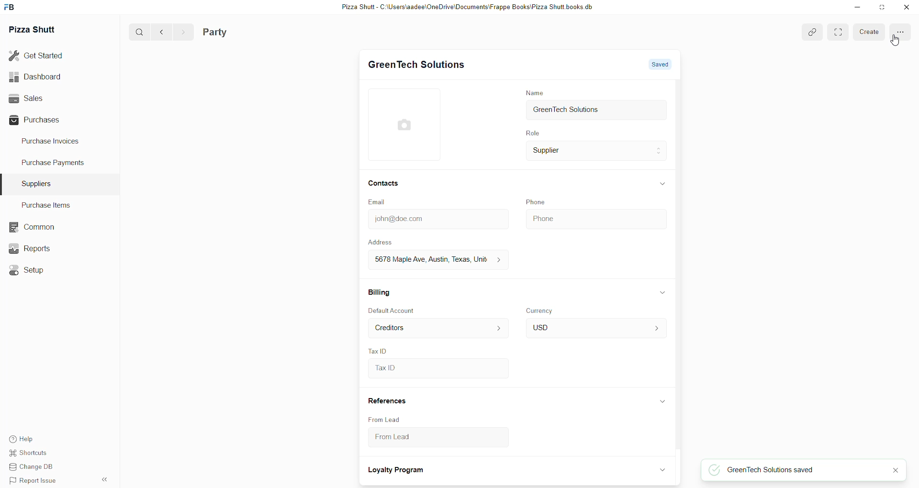 This screenshot has height=488, width=919. What do you see at coordinates (43, 57) in the screenshot?
I see `Get Started` at bounding box center [43, 57].